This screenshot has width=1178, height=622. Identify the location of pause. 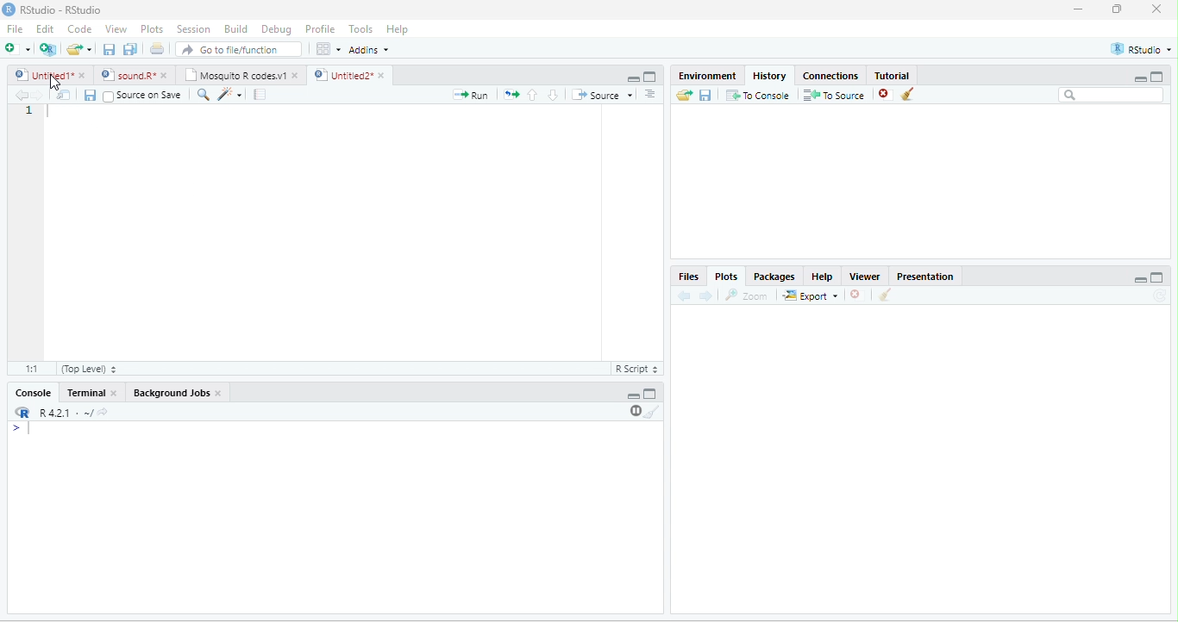
(634, 411).